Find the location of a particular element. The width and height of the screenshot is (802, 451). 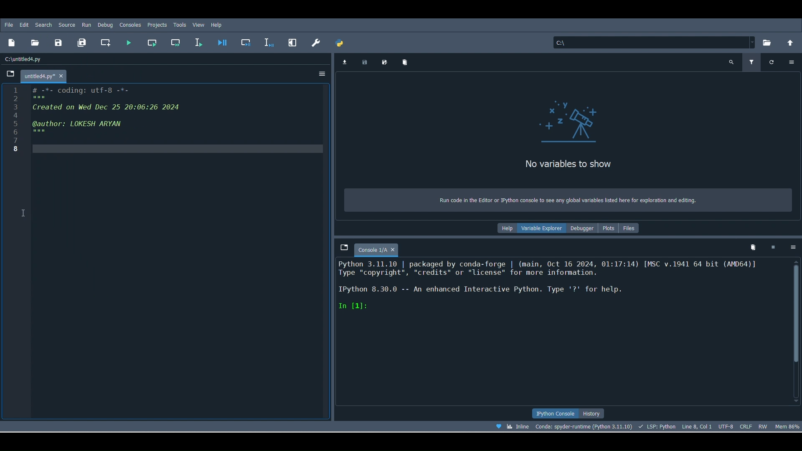

Debug is located at coordinates (105, 25).